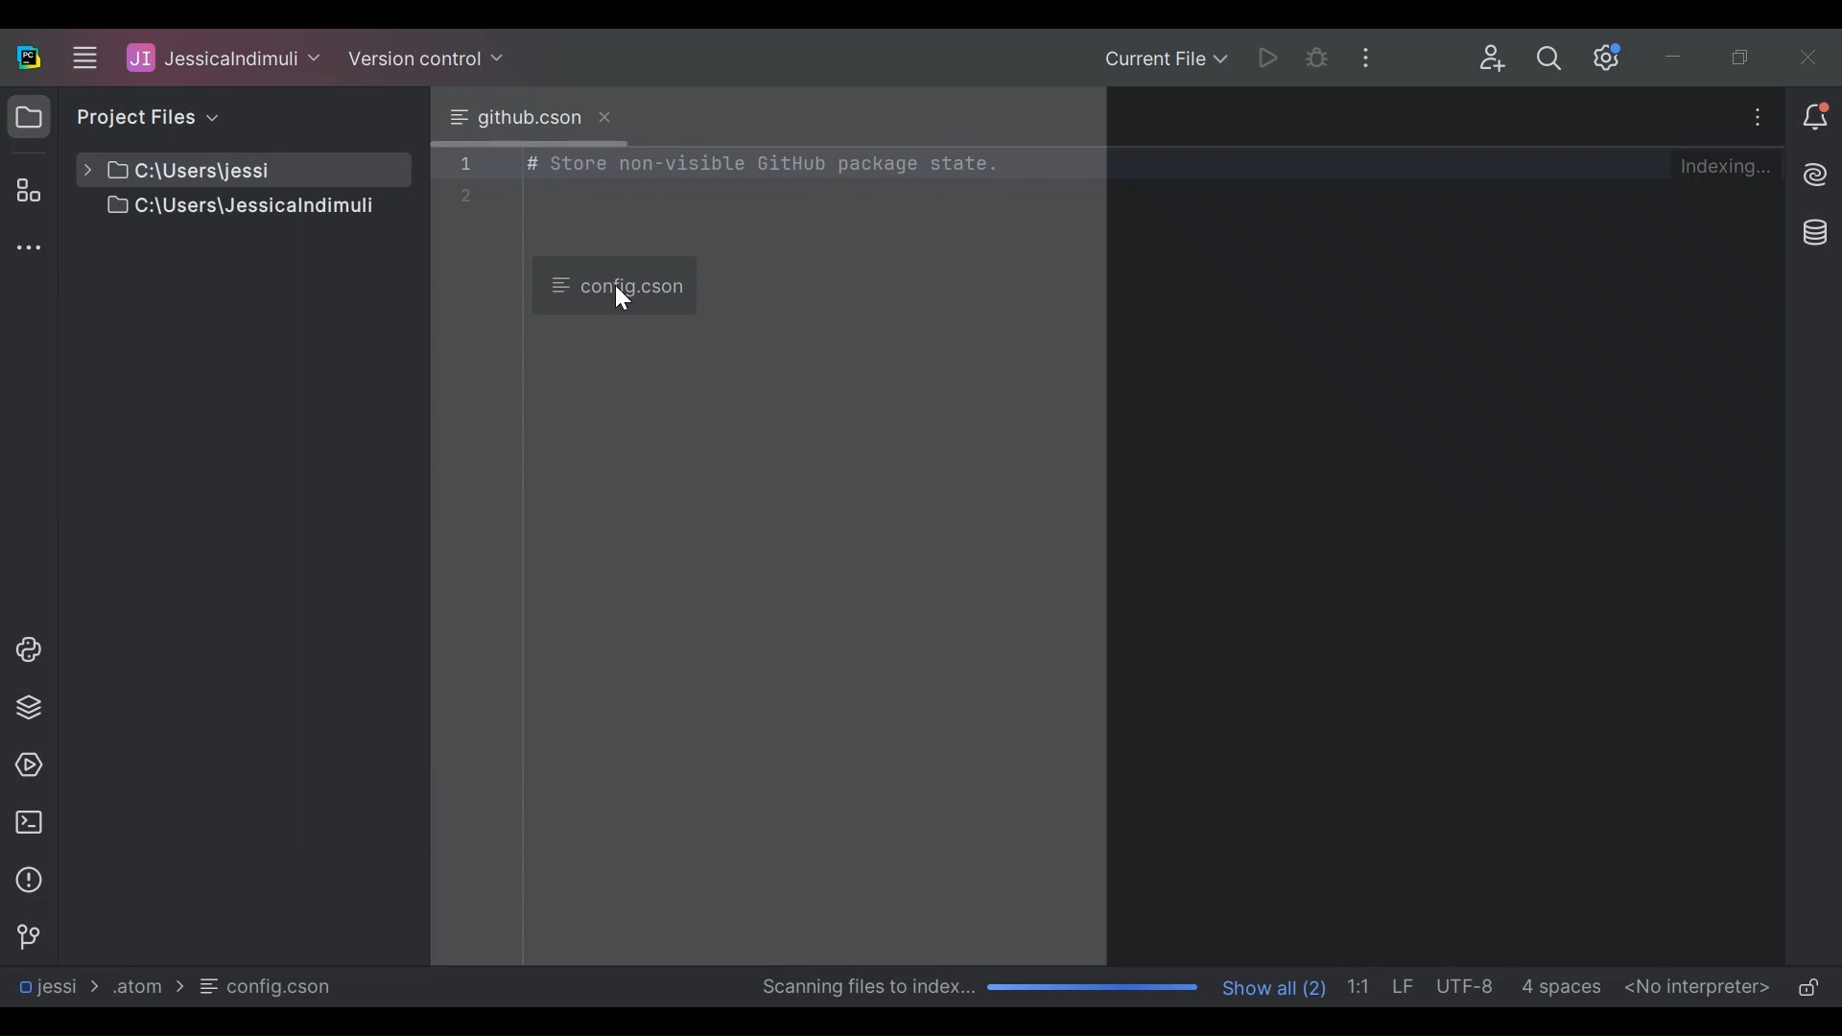 The width and height of the screenshot is (1842, 1036). Describe the element at coordinates (28, 649) in the screenshot. I see `Python Console` at that location.